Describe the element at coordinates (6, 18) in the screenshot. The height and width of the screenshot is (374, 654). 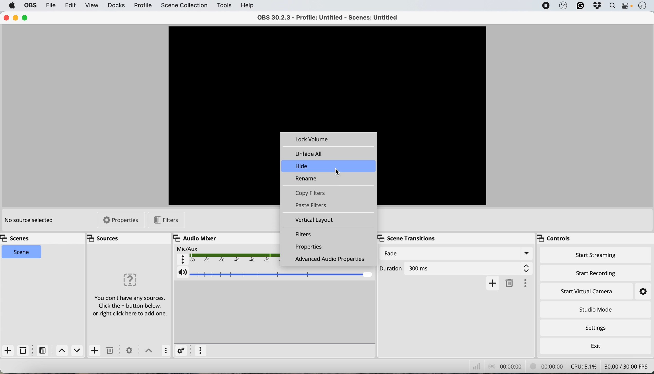
I see `close` at that location.